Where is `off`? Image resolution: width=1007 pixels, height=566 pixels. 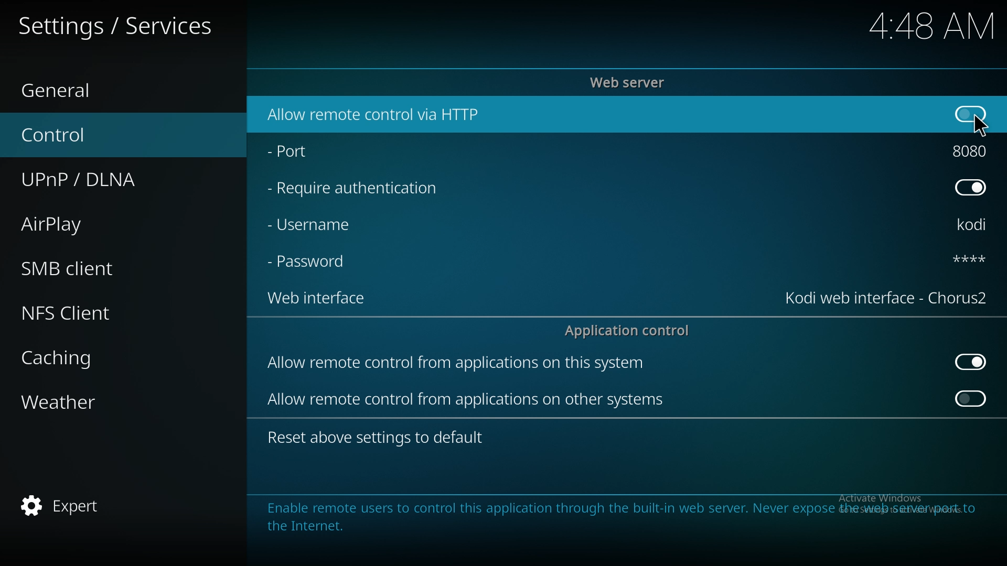
off is located at coordinates (973, 188).